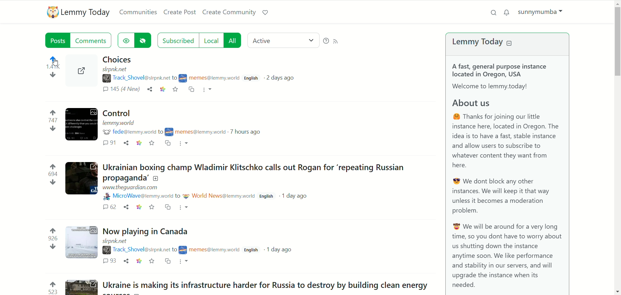 This screenshot has height=295, width=621. I want to click on Copy, so click(168, 262).